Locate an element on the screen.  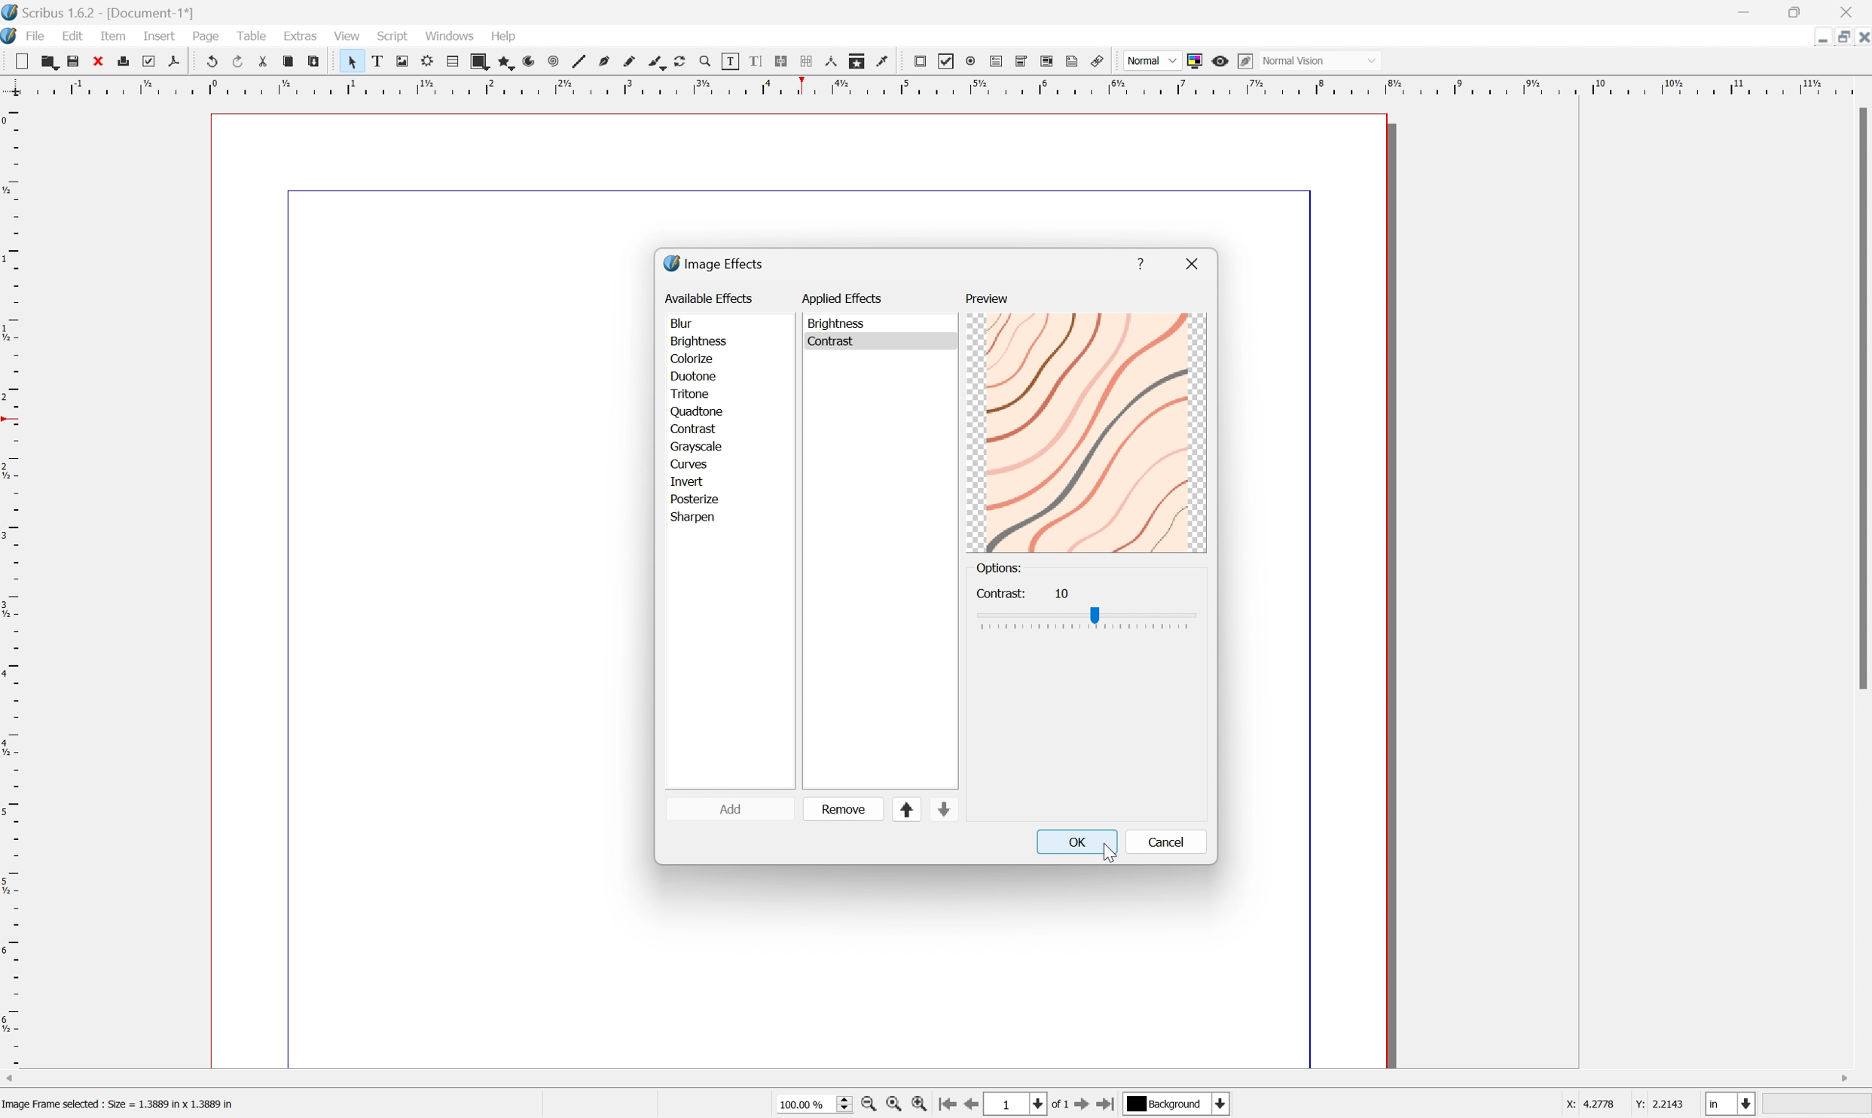
add is located at coordinates (738, 810).